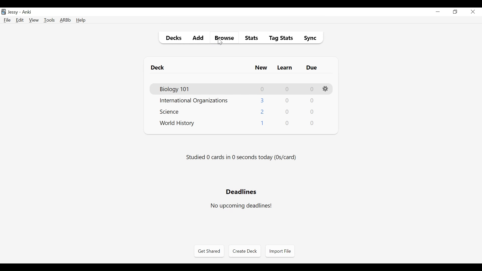  What do you see at coordinates (287, 123) in the screenshot?
I see `` at bounding box center [287, 123].